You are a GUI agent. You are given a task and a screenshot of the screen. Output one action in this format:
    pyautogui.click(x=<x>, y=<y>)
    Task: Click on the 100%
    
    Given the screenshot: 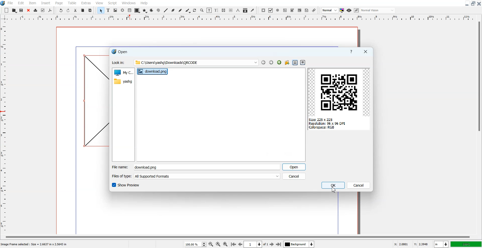 What is the action you would take?
    pyautogui.click(x=466, y=244)
    